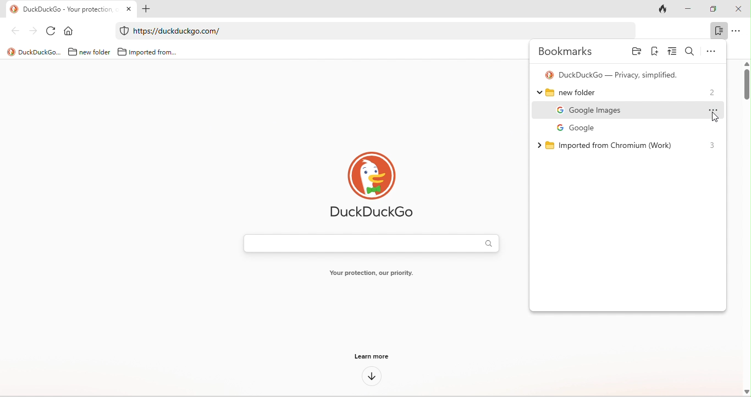  Describe the element at coordinates (671, 52) in the screenshot. I see `sort bookmark` at that location.